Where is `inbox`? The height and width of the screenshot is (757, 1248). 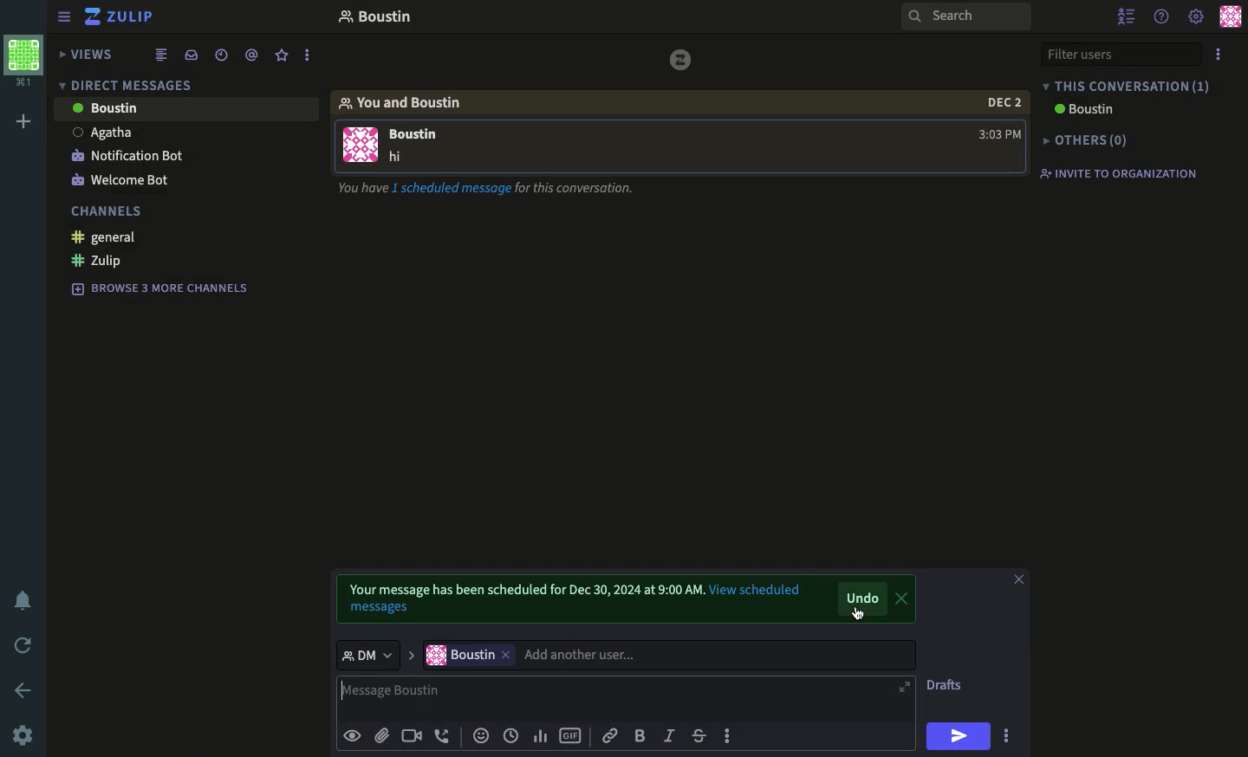 inbox is located at coordinates (193, 55).